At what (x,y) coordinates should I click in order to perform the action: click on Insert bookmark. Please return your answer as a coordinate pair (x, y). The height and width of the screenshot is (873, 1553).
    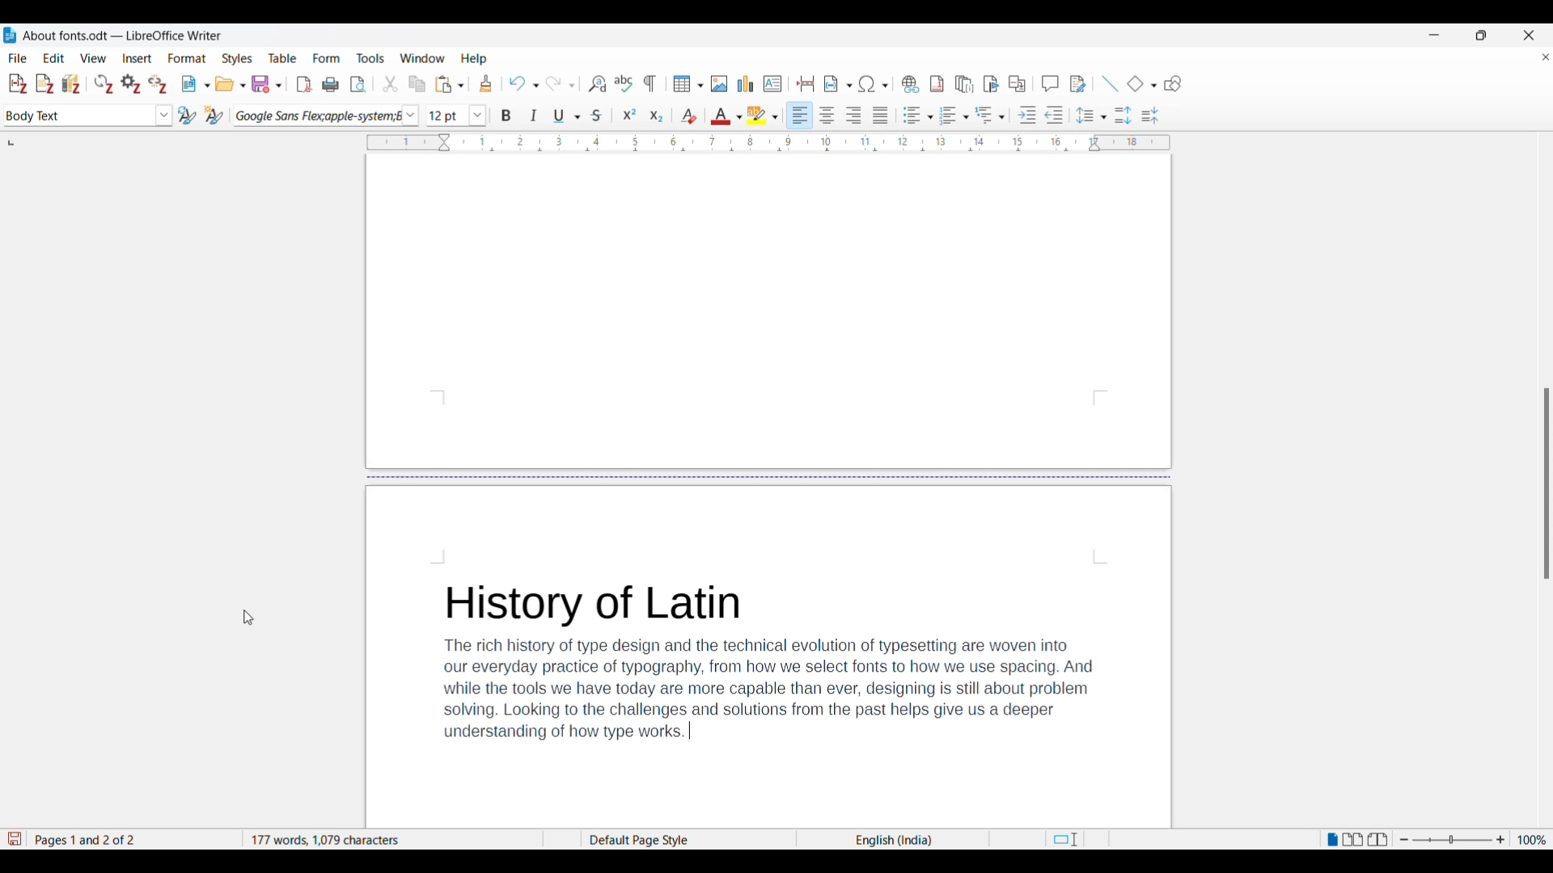
    Looking at the image, I should click on (992, 85).